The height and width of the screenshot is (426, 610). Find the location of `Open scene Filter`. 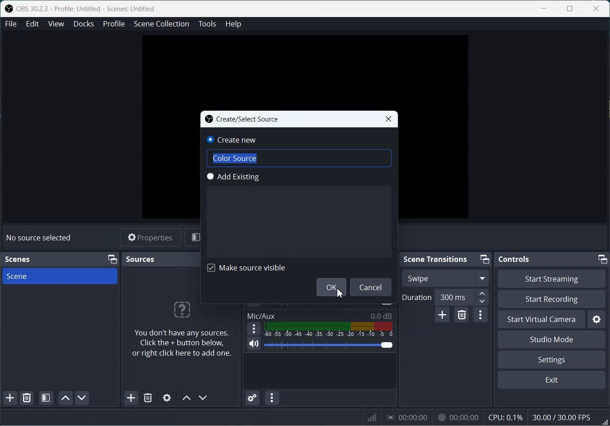

Open scene Filter is located at coordinates (46, 398).